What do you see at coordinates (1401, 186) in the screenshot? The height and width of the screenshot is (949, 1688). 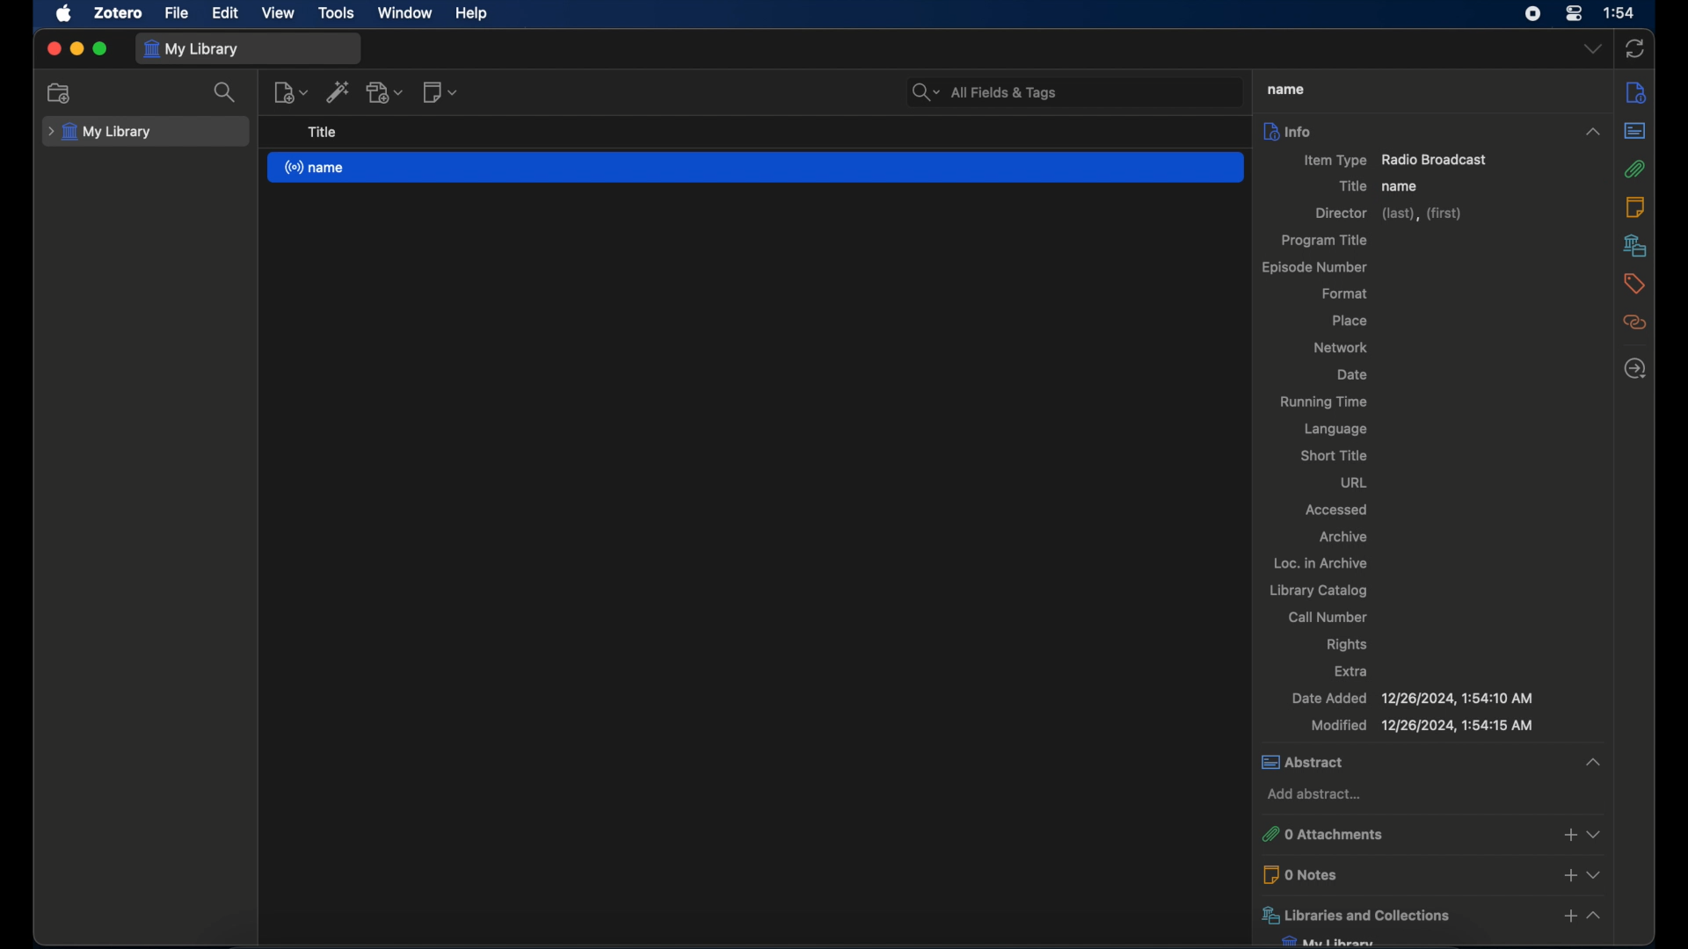 I see `name` at bounding box center [1401, 186].